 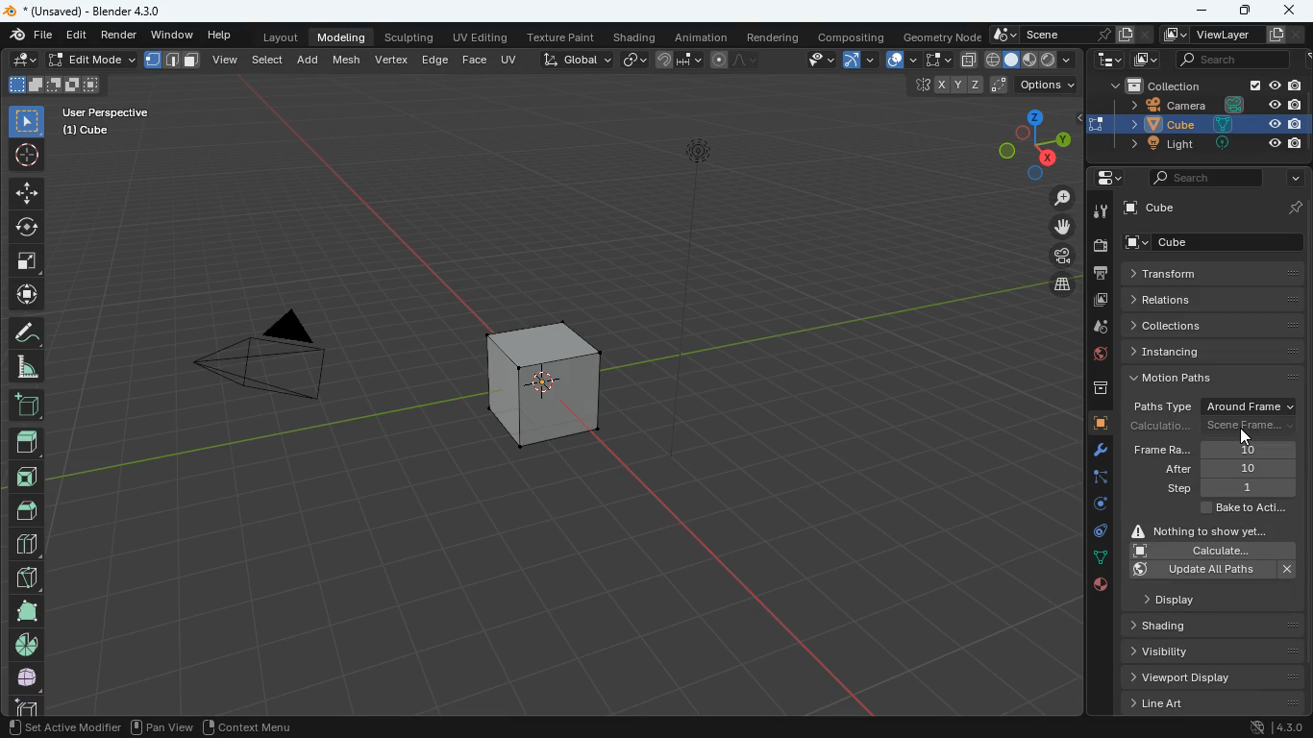 What do you see at coordinates (1141, 61) in the screenshot?
I see `image` at bounding box center [1141, 61].